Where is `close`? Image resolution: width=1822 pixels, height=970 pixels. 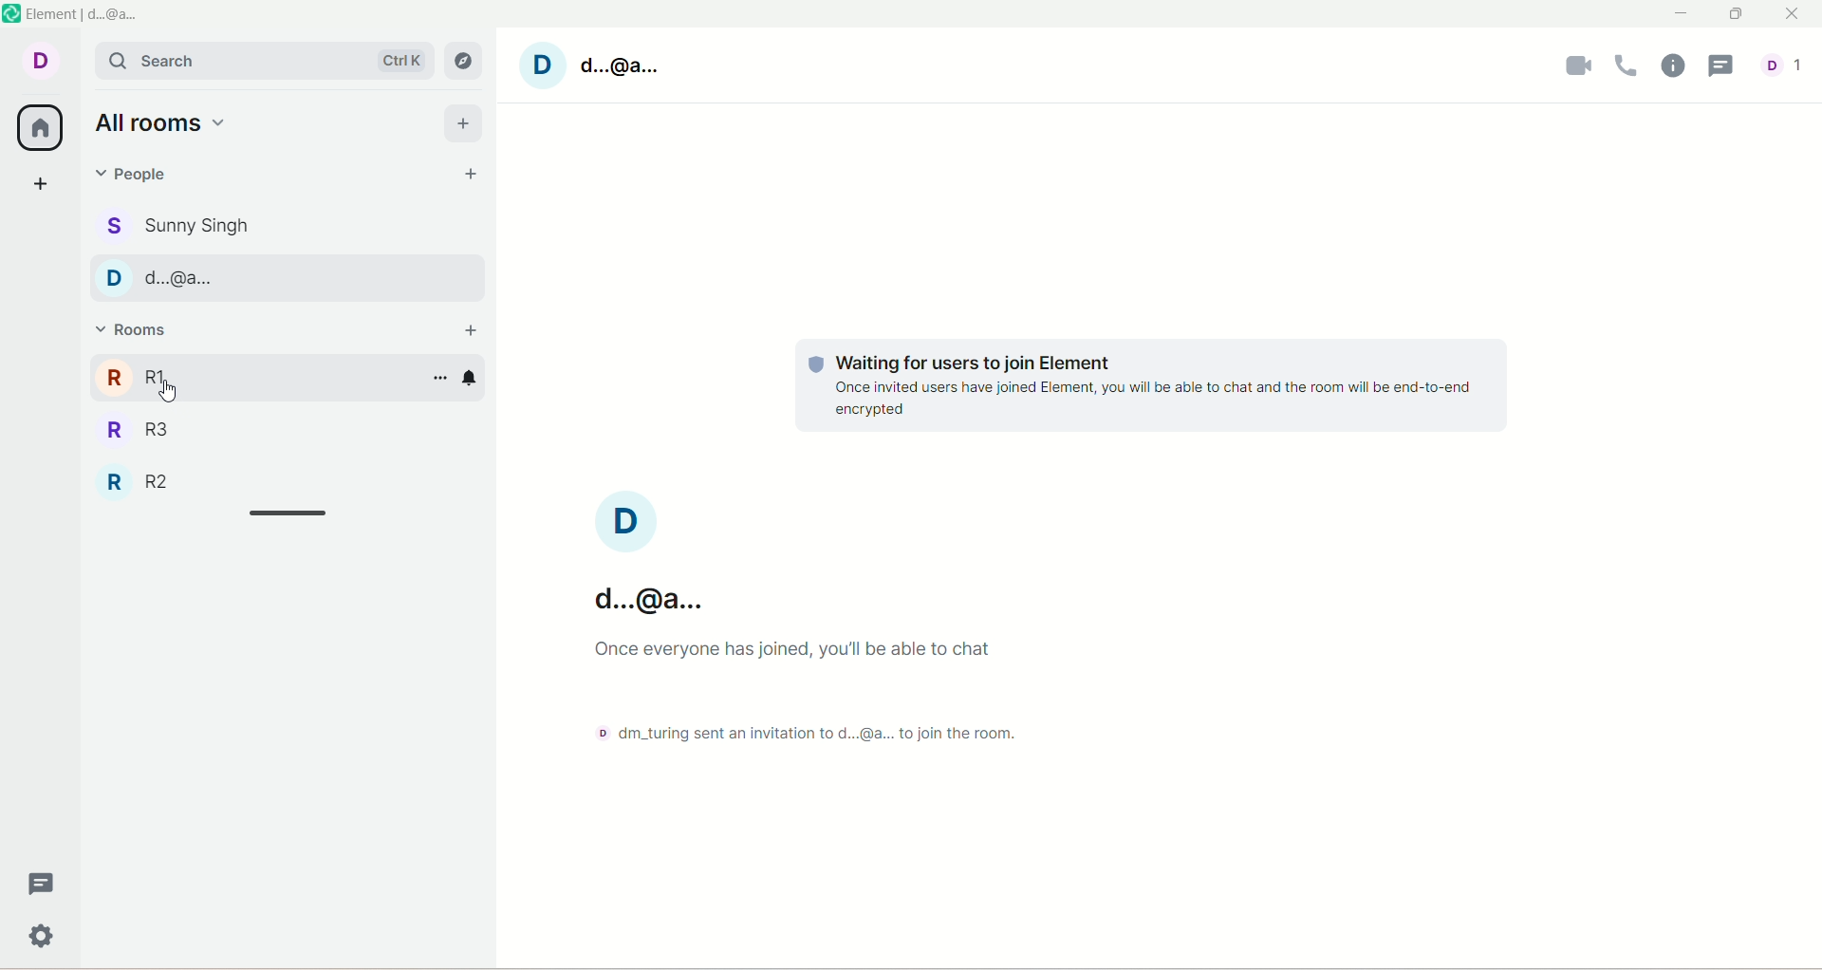 close is located at coordinates (1795, 16).